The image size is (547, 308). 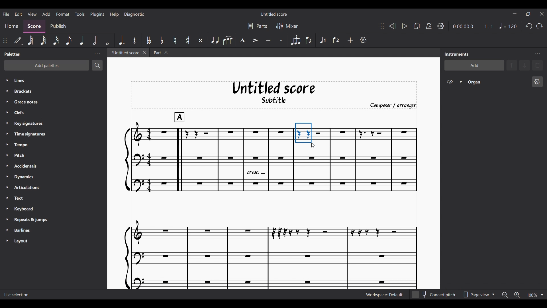 I want to click on Score name, so click(x=274, y=14).